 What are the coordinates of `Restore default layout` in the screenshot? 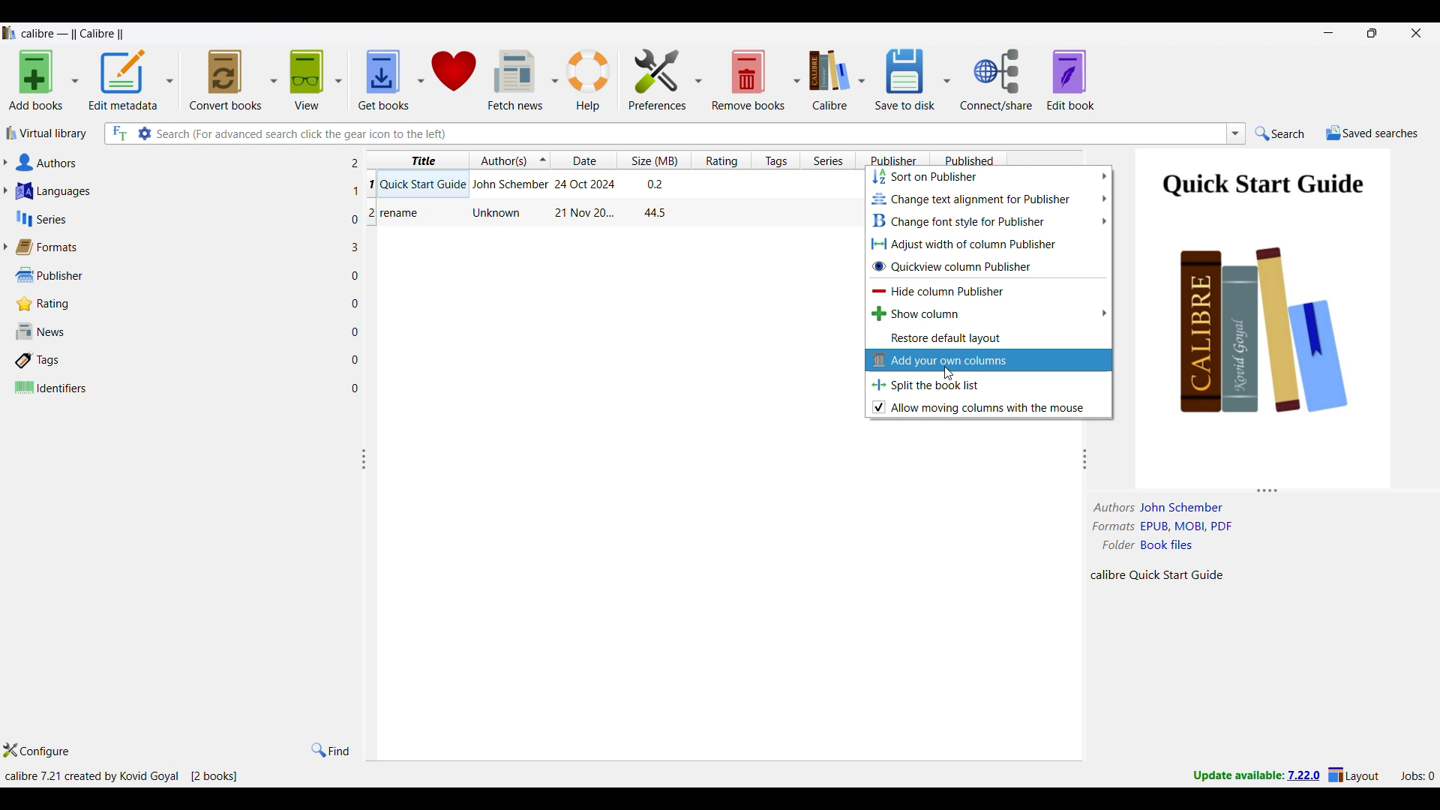 It's located at (988, 338).